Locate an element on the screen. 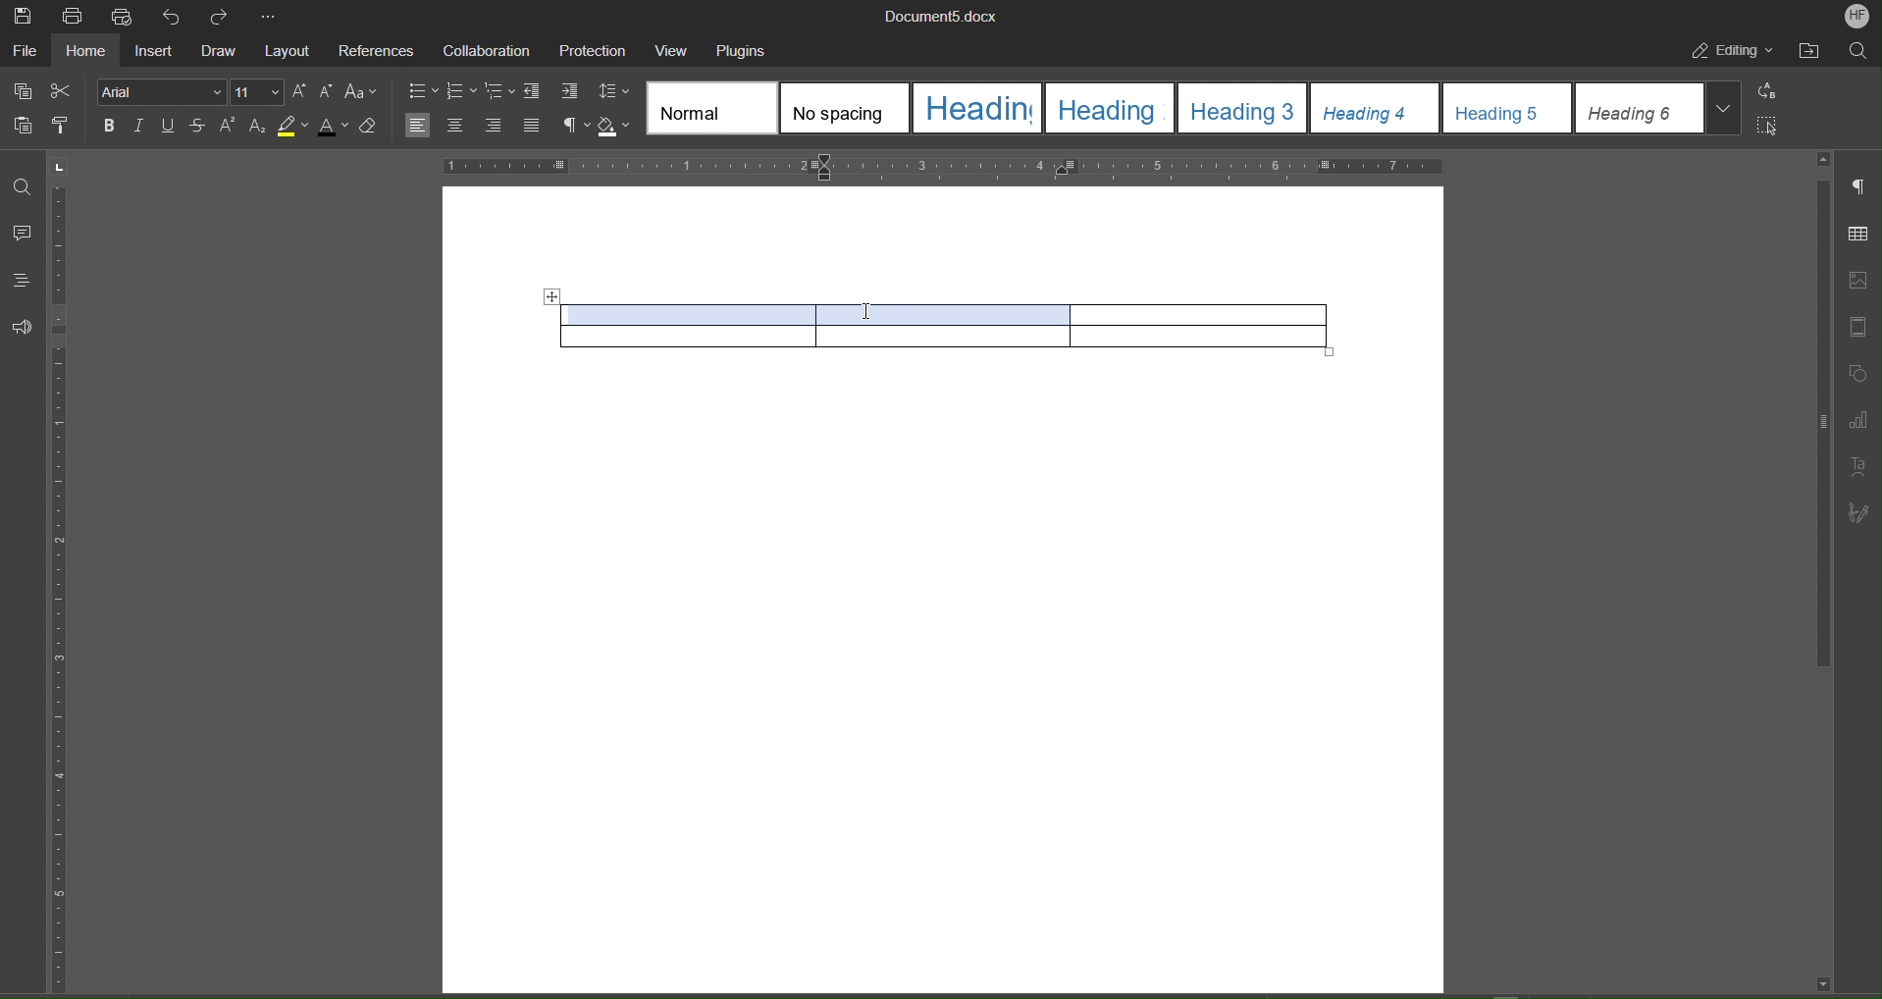 This screenshot has width=1882, height=999. Search is located at coordinates (1859, 53).